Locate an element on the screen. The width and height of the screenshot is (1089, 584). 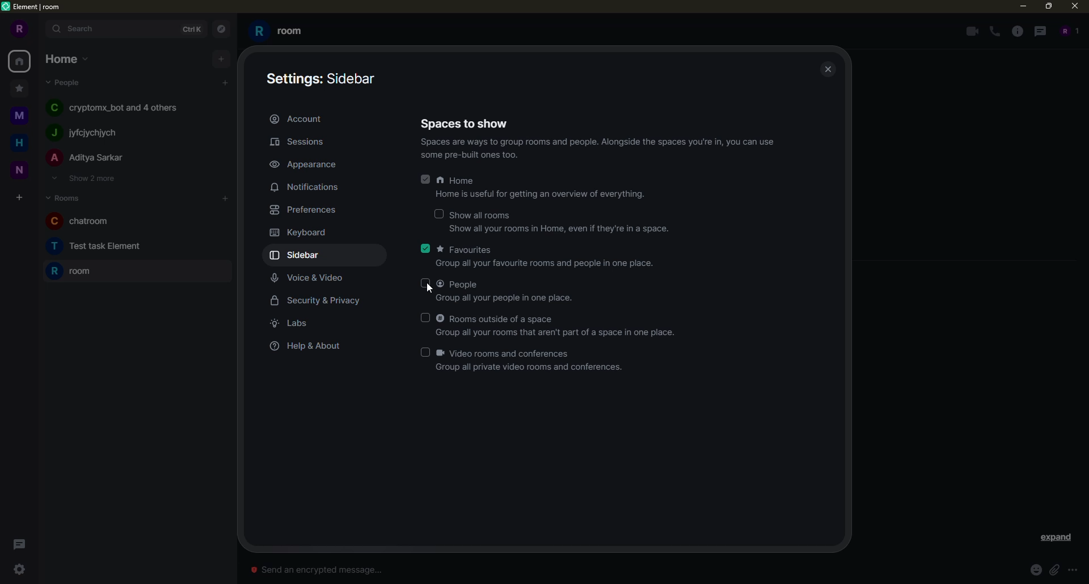
expand is located at coordinates (39, 28).